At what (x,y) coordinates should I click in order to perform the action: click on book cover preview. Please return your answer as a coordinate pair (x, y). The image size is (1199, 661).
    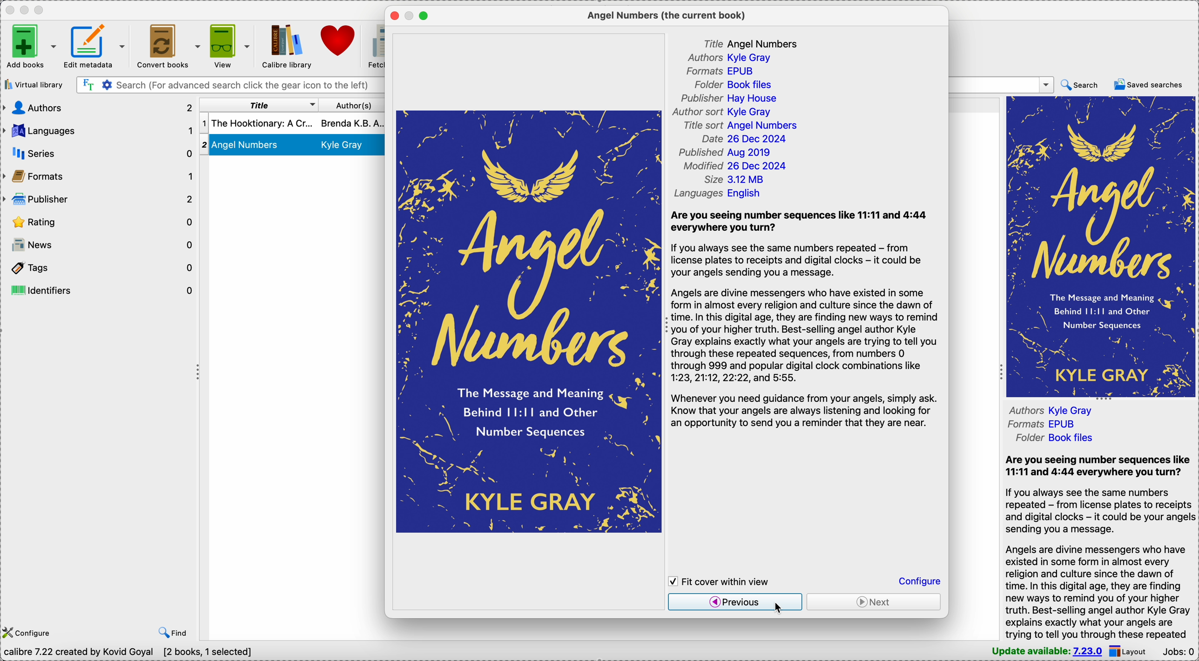
    Looking at the image, I should click on (1101, 247).